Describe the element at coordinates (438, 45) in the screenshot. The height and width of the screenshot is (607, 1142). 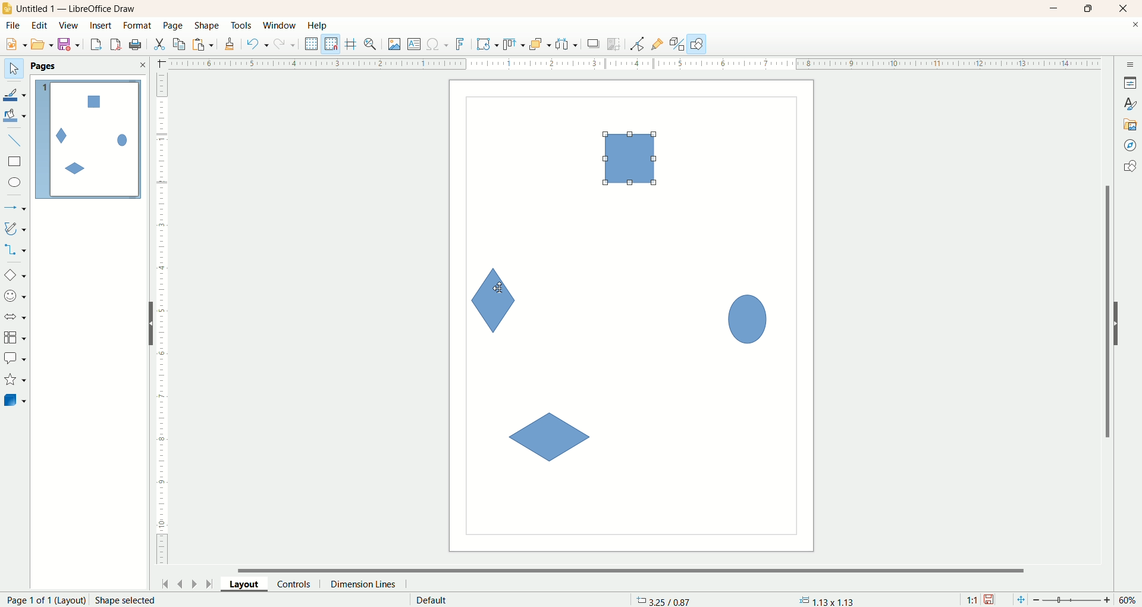
I see `special character` at that location.